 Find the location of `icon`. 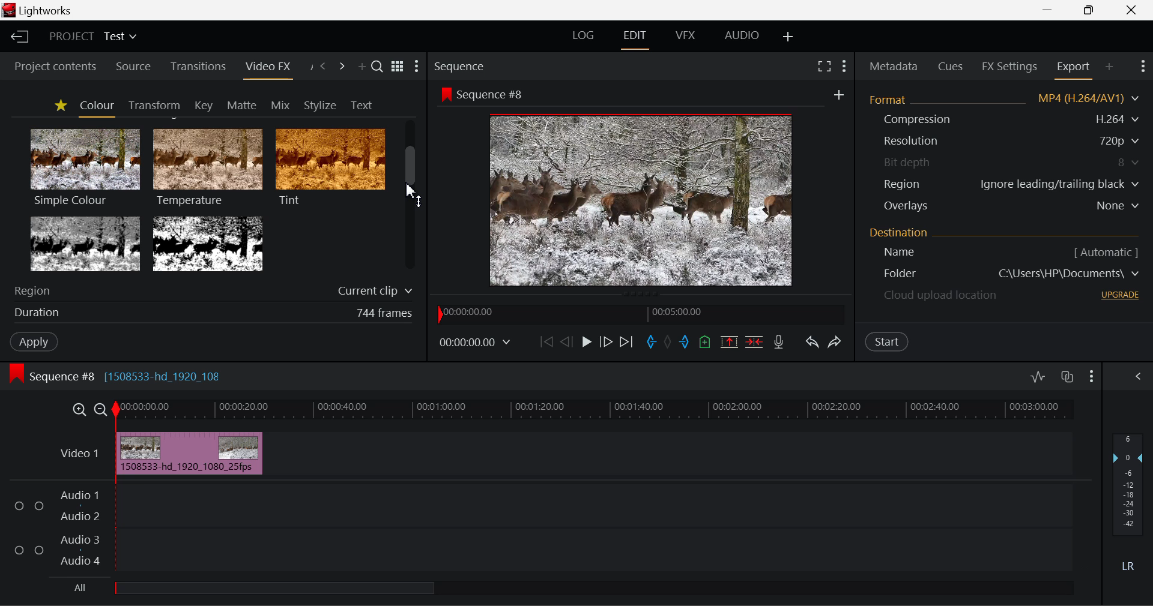

icon is located at coordinates (446, 94).